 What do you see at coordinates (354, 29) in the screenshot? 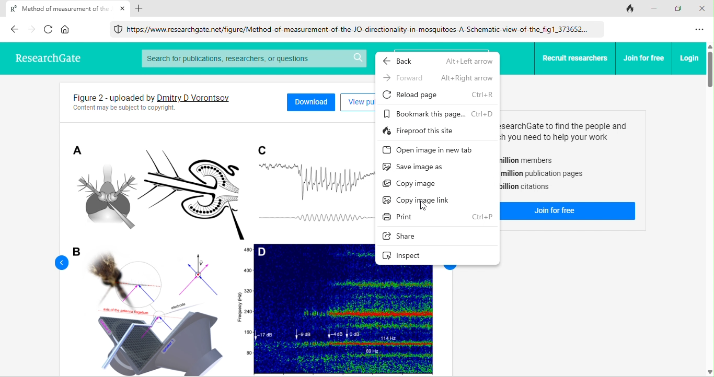
I see `https web link` at bounding box center [354, 29].